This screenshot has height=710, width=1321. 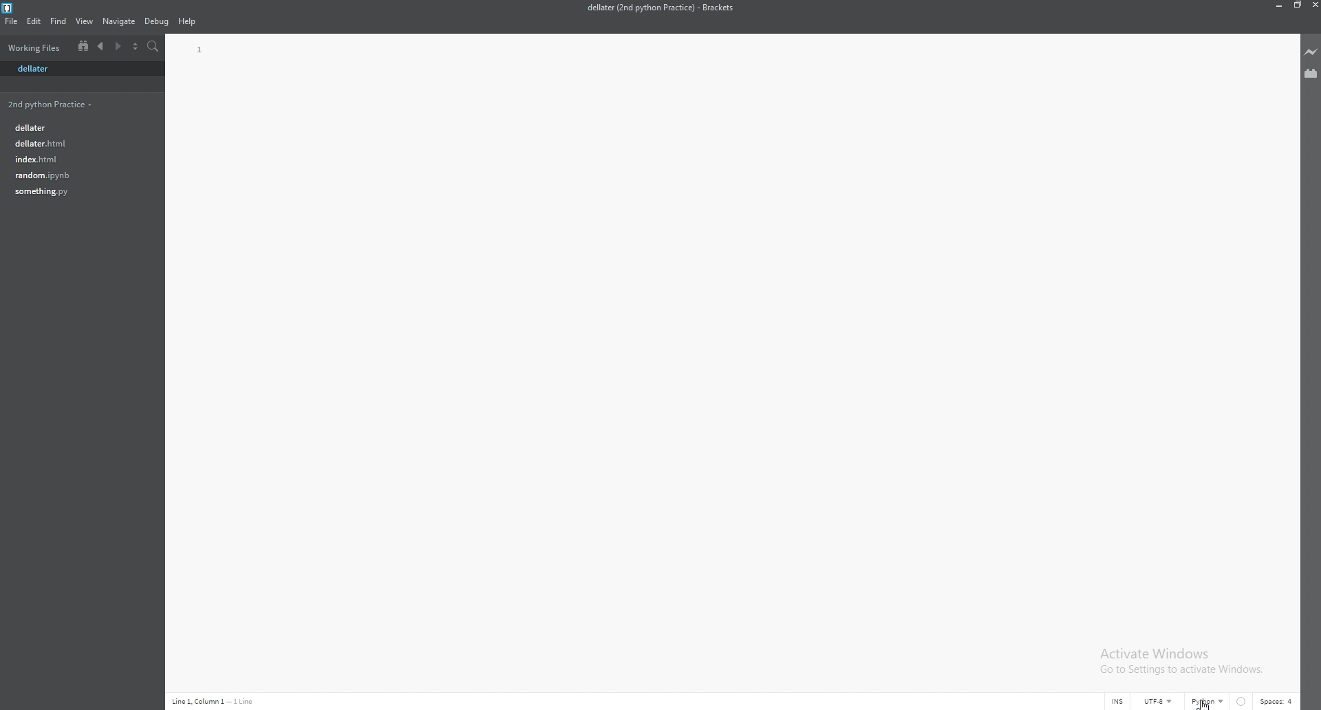 I want to click on cursor mode, so click(x=1116, y=702).